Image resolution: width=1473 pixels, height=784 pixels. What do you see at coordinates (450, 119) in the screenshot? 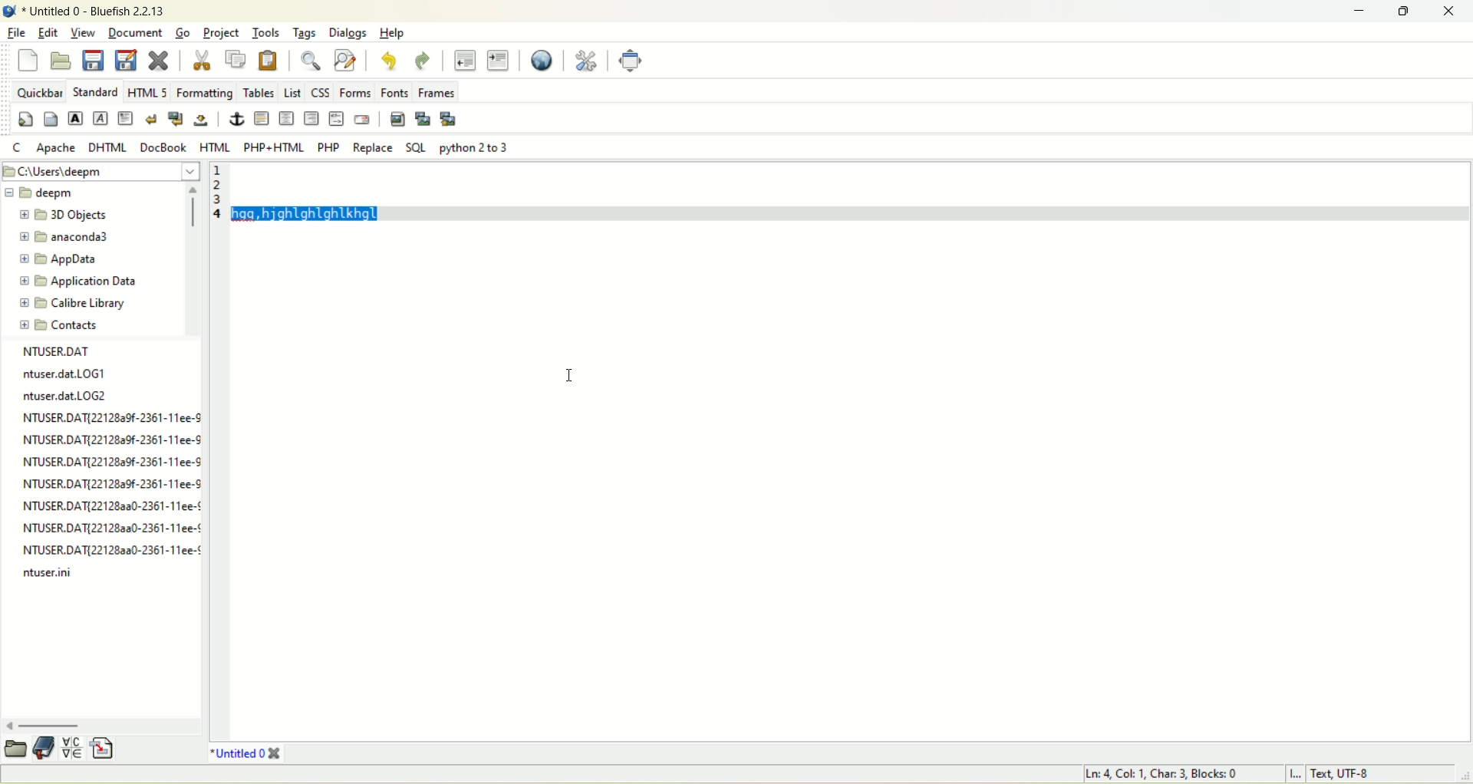
I see `multi thumbnail` at bounding box center [450, 119].